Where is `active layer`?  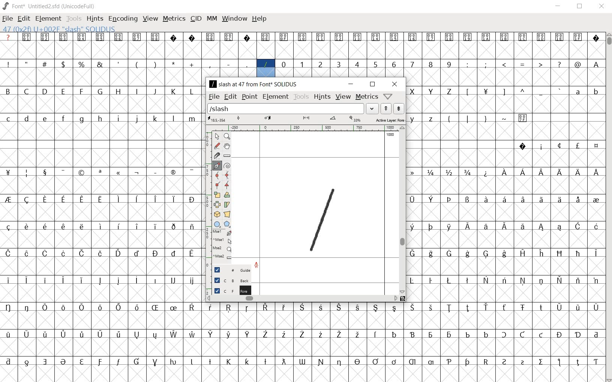 active layer is located at coordinates (307, 119).